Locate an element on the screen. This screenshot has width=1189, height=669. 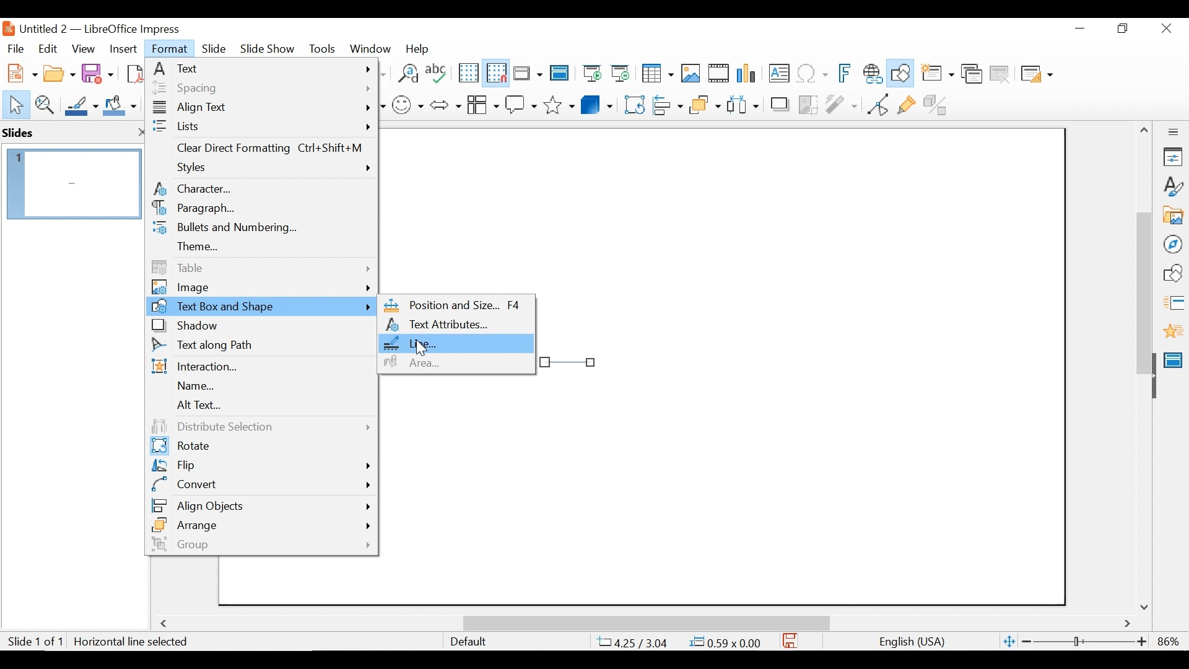
Spacing is located at coordinates (261, 87).